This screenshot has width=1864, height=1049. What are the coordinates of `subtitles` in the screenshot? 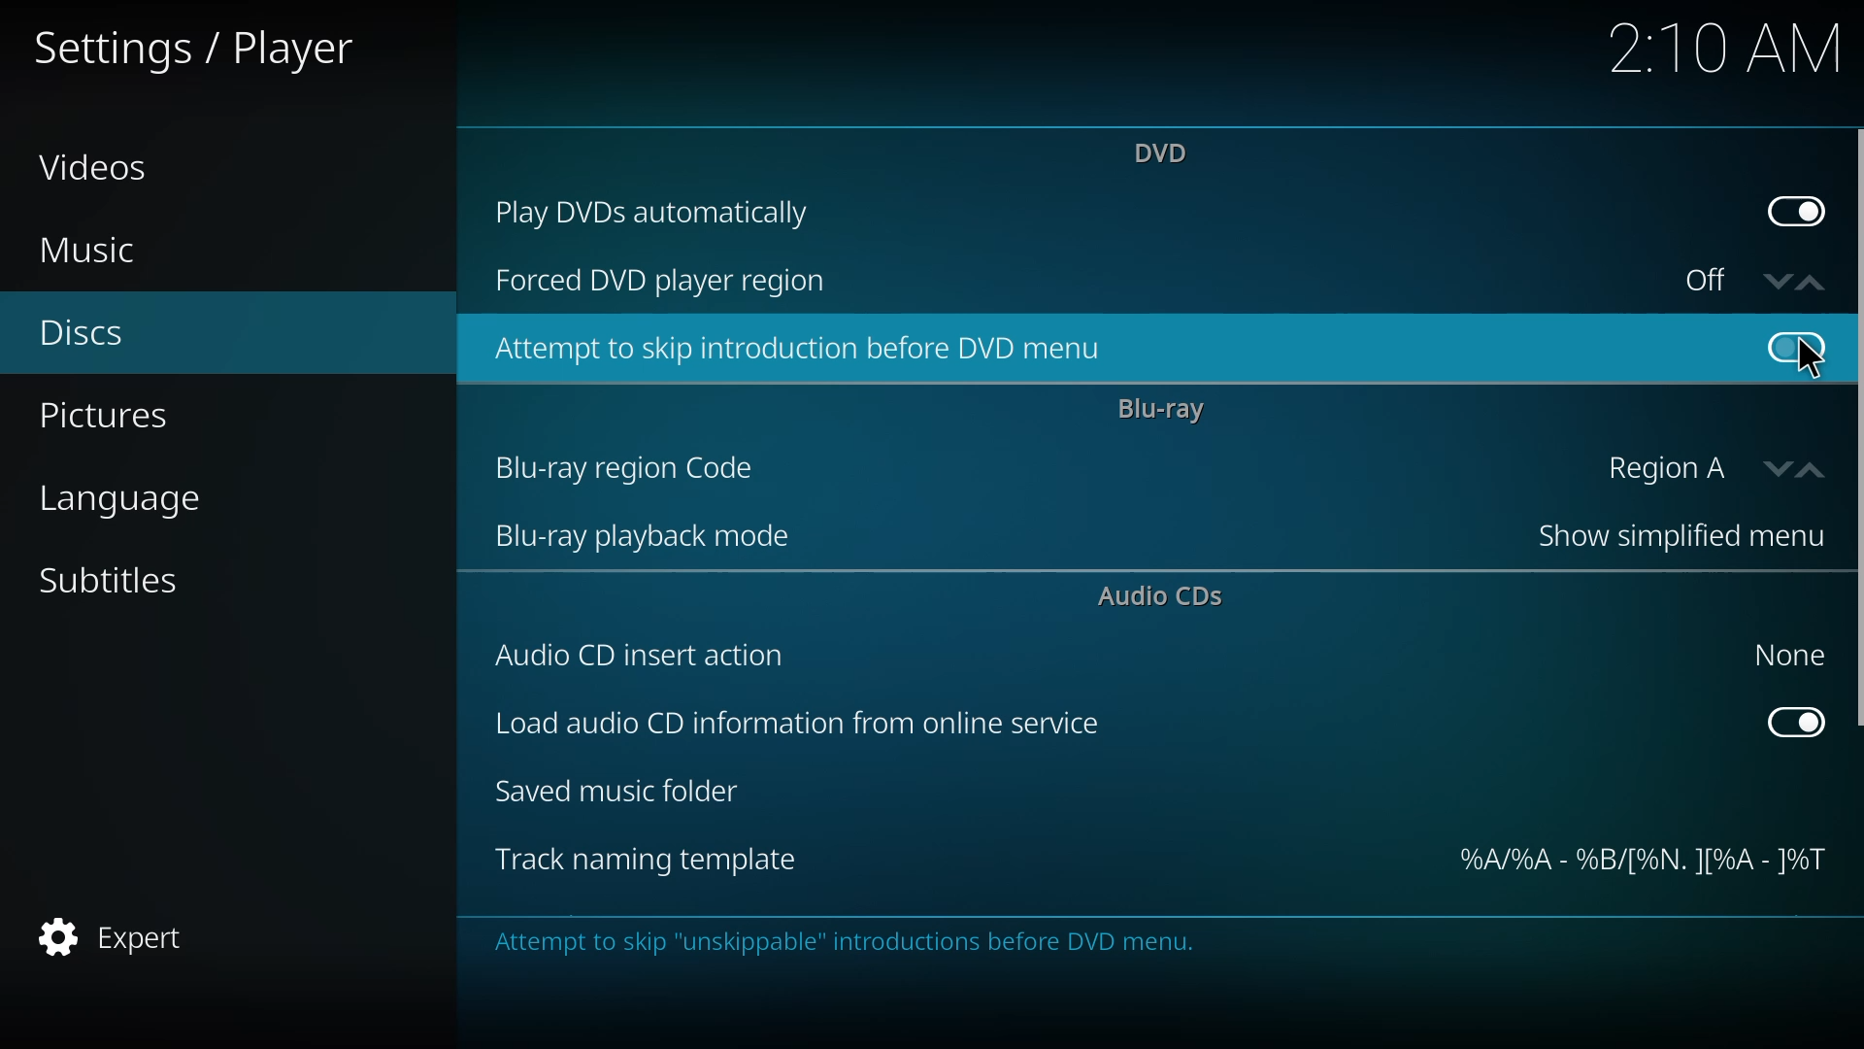 It's located at (115, 585).